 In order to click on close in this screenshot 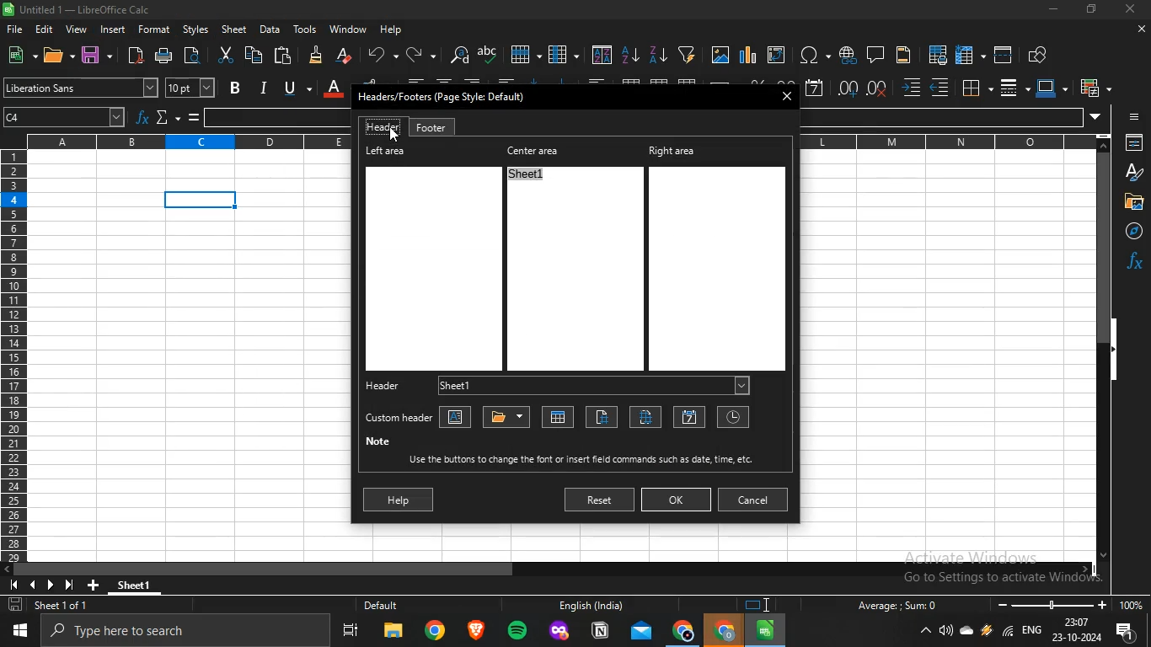, I will do `click(1140, 30)`.